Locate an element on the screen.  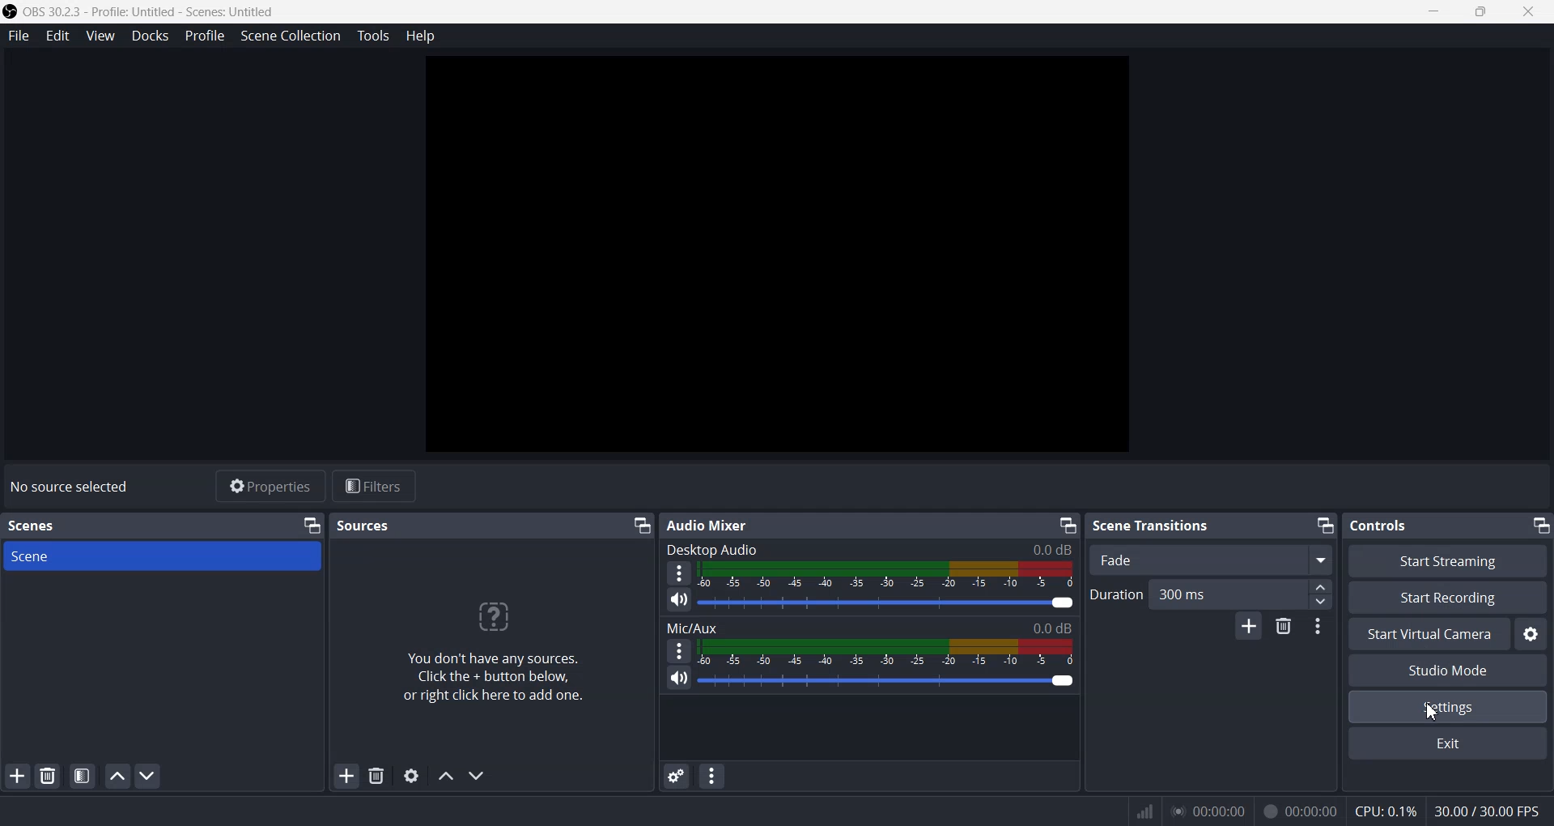
Edit is located at coordinates (59, 37).